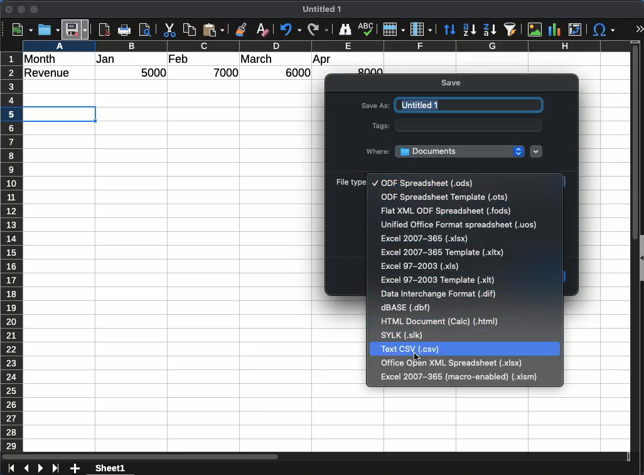 The height and width of the screenshot is (475, 644). I want to click on text csv, so click(411, 349).